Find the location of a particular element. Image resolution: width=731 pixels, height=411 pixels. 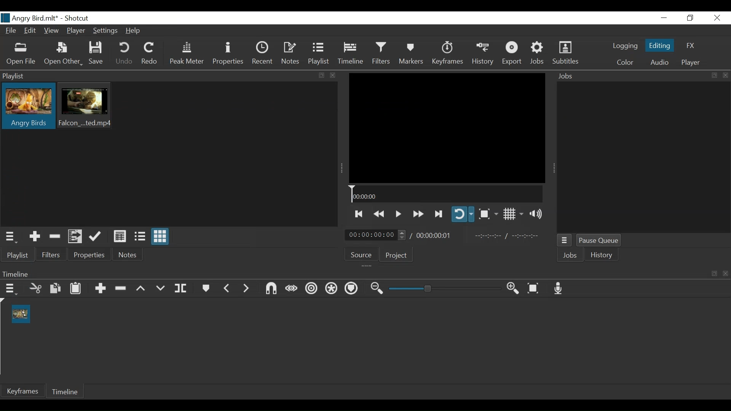

Zoom timeline out is located at coordinates (375, 289).